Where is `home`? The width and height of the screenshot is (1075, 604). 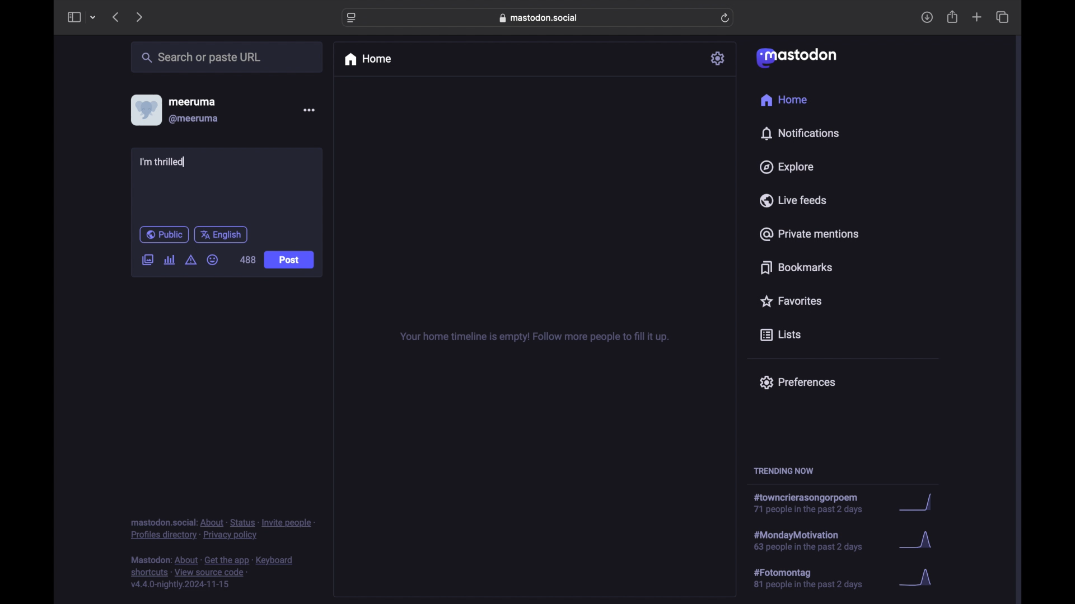
home is located at coordinates (785, 100).